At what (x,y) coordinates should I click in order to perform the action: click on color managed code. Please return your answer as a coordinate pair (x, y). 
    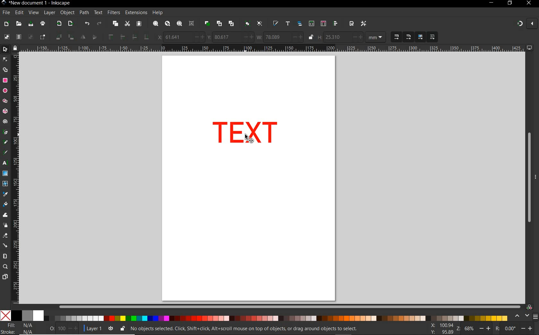
    Looking at the image, I should click on (529, 307).